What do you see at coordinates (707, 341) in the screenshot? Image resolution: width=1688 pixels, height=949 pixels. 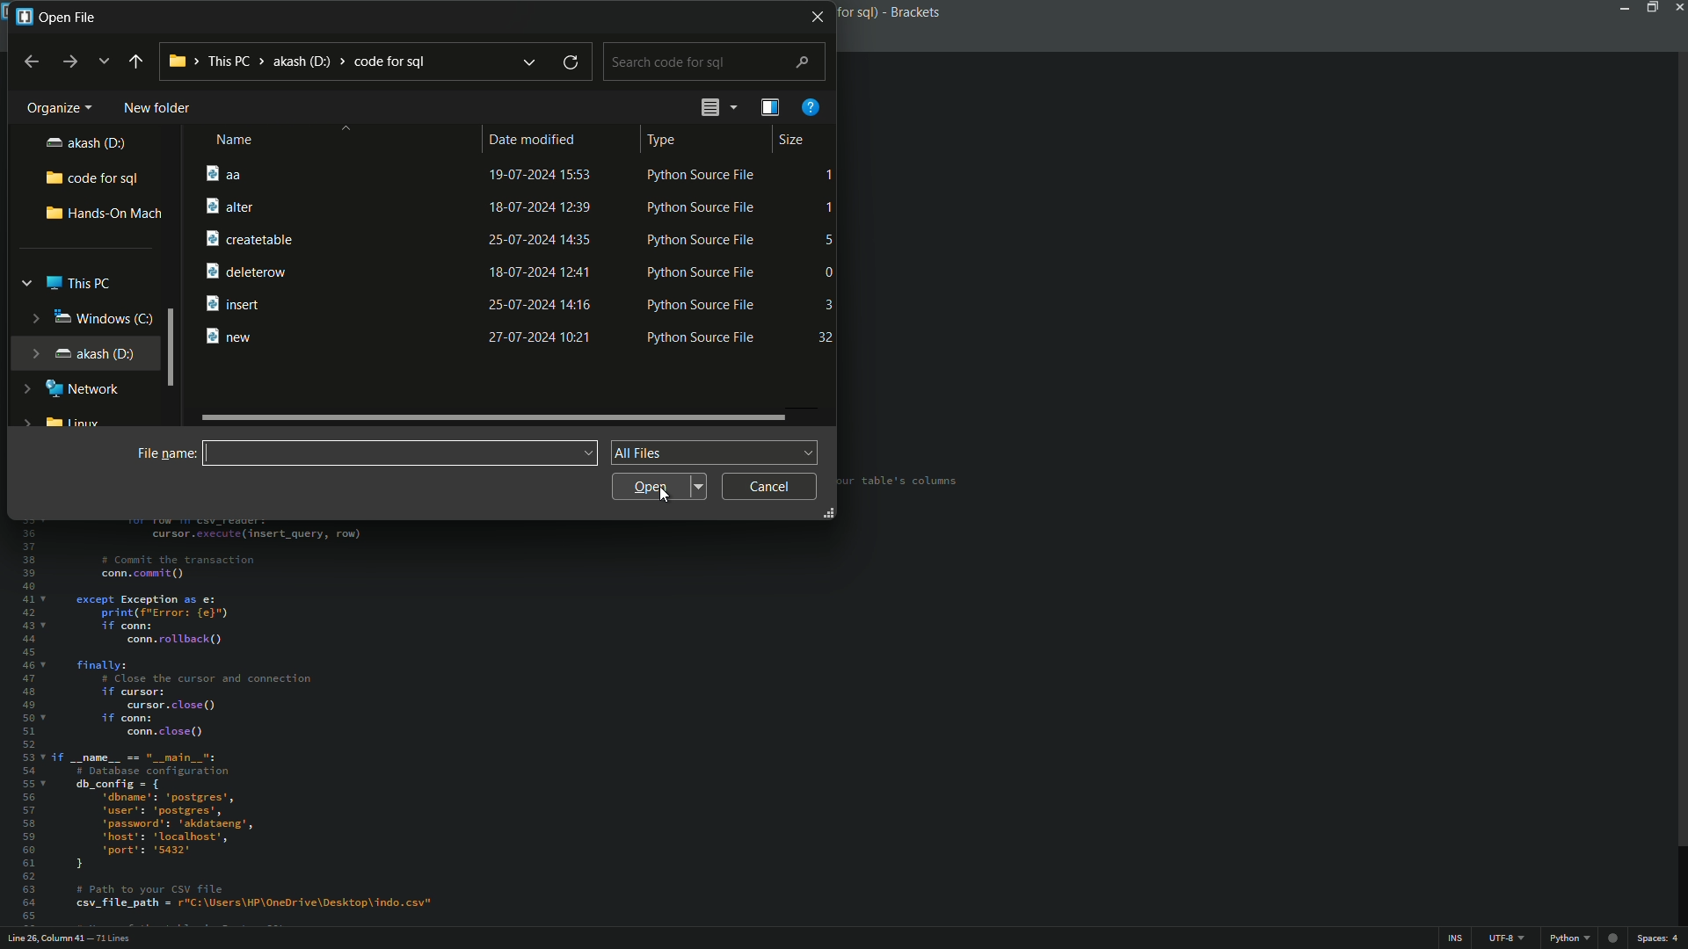 I see `Python Source File` at bounding box center [707, 341].